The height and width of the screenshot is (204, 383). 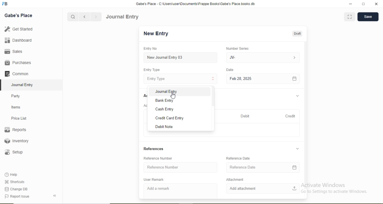 I want to click on Journal Entry, so click(x=166, y=92).